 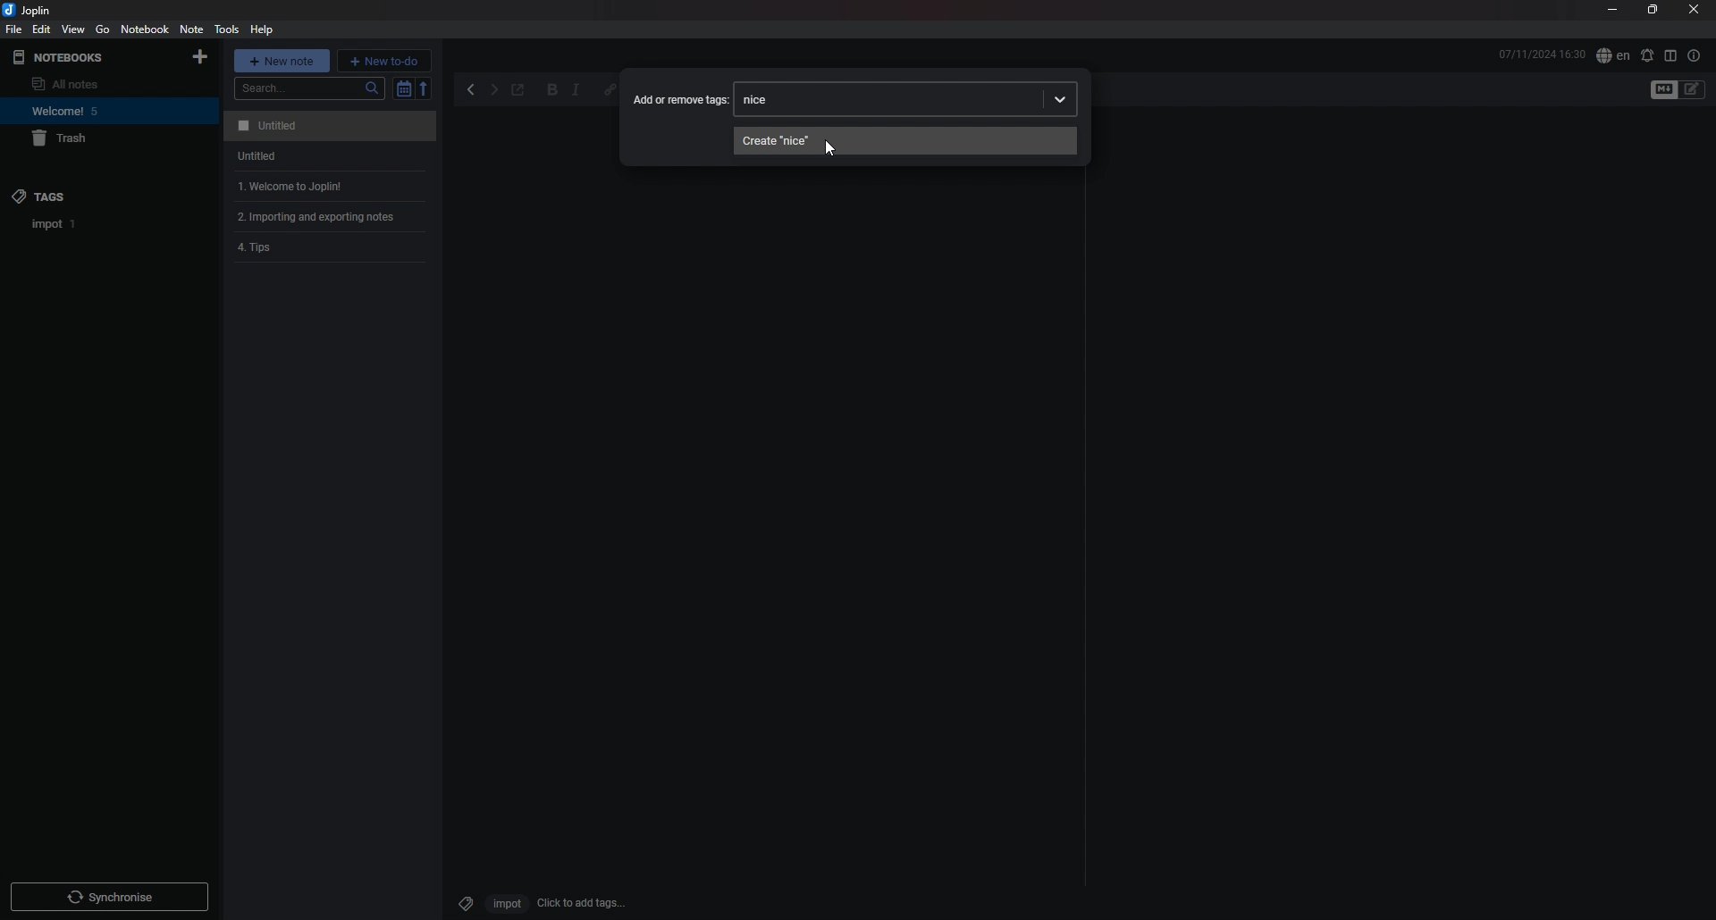 I want to click on file, so click(x=14, y=29).